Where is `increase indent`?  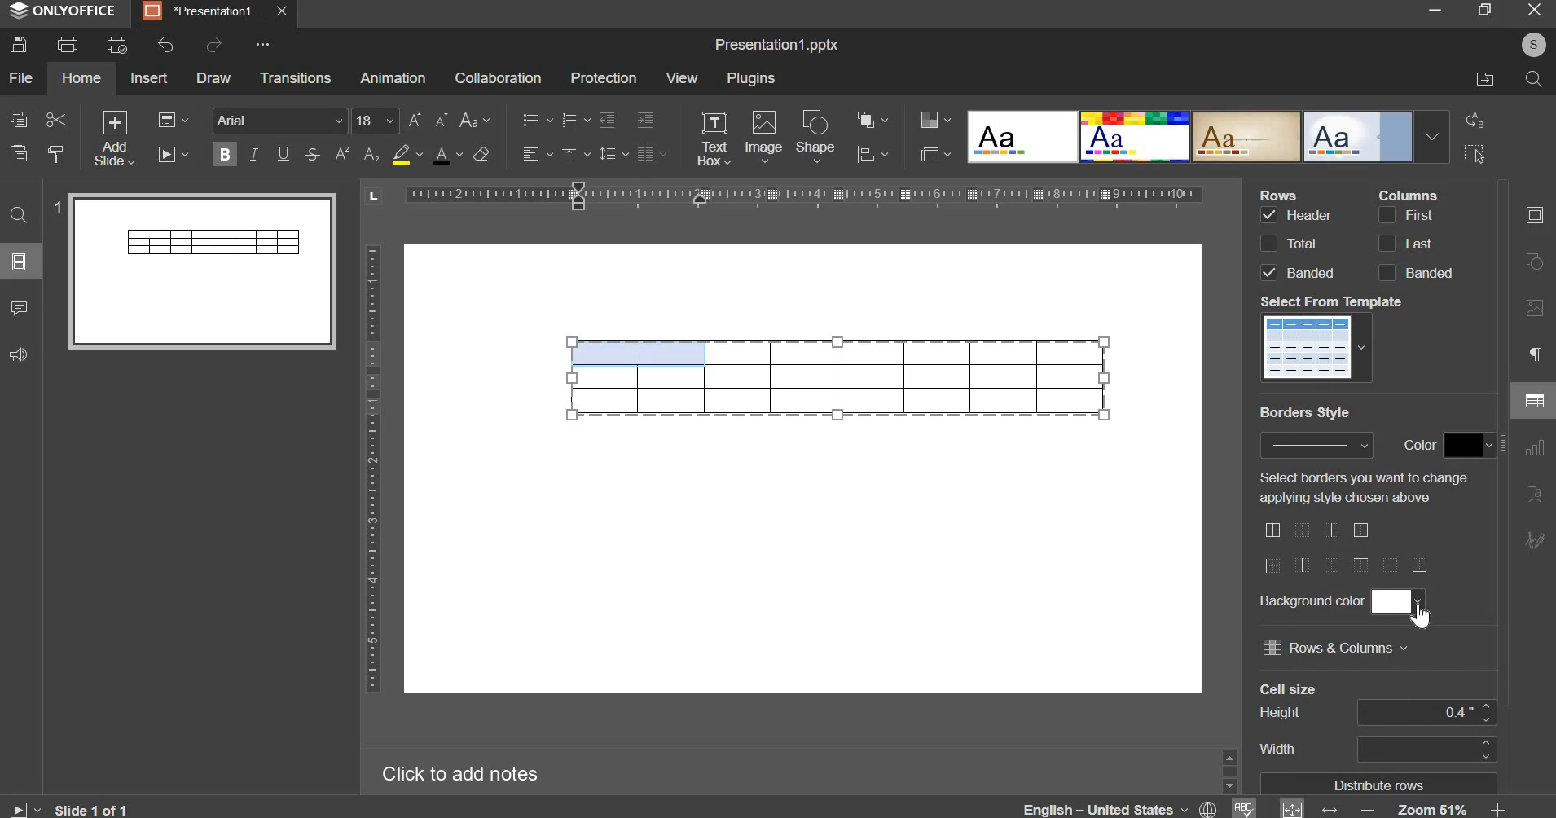 increase indent is located at coordinates (646, 119).